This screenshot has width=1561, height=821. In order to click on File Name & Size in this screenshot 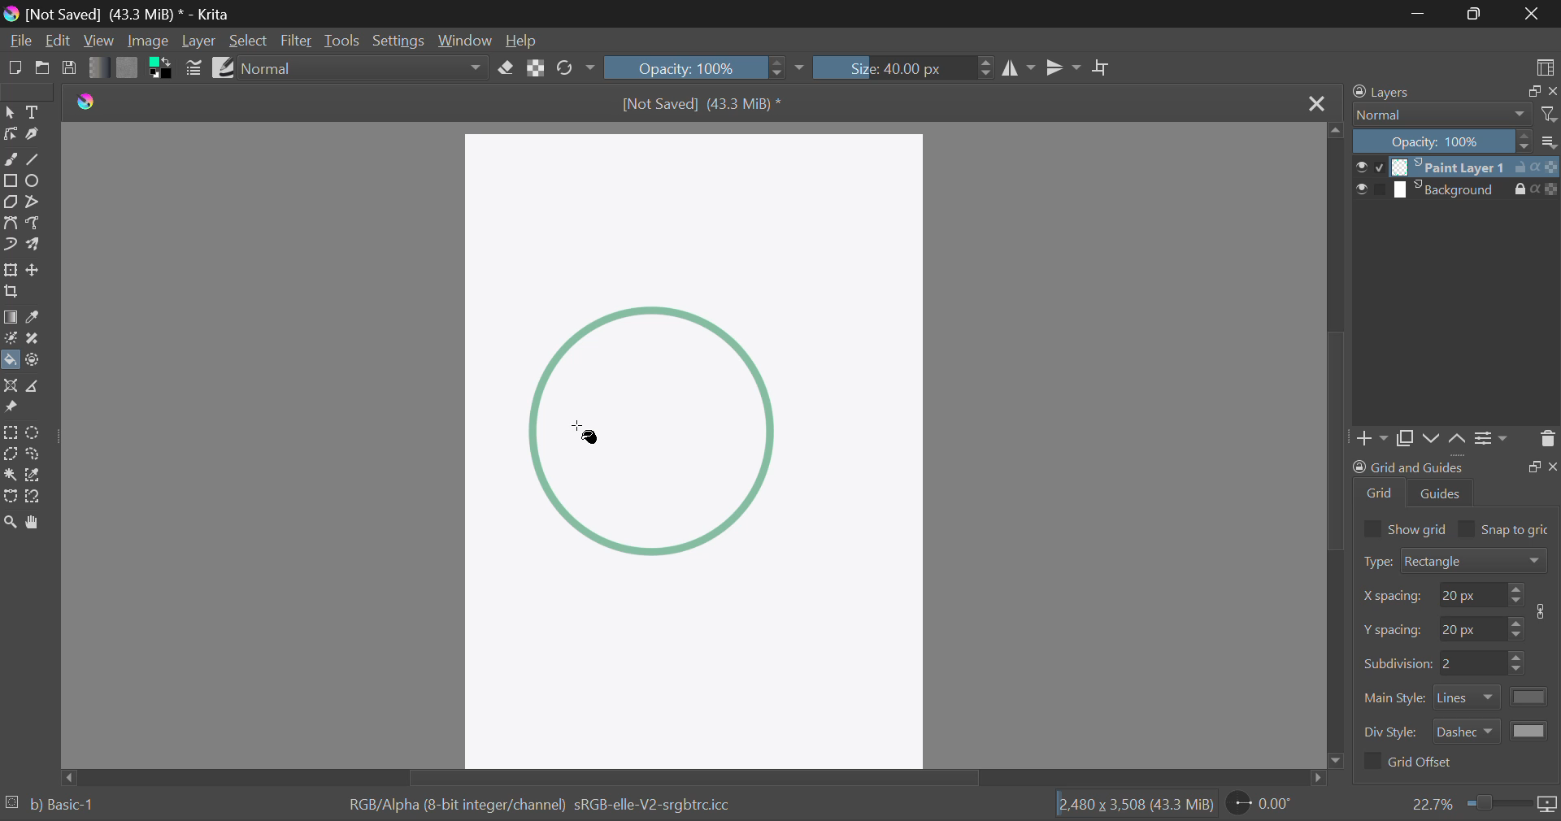, I will do `click(707, 105)`.